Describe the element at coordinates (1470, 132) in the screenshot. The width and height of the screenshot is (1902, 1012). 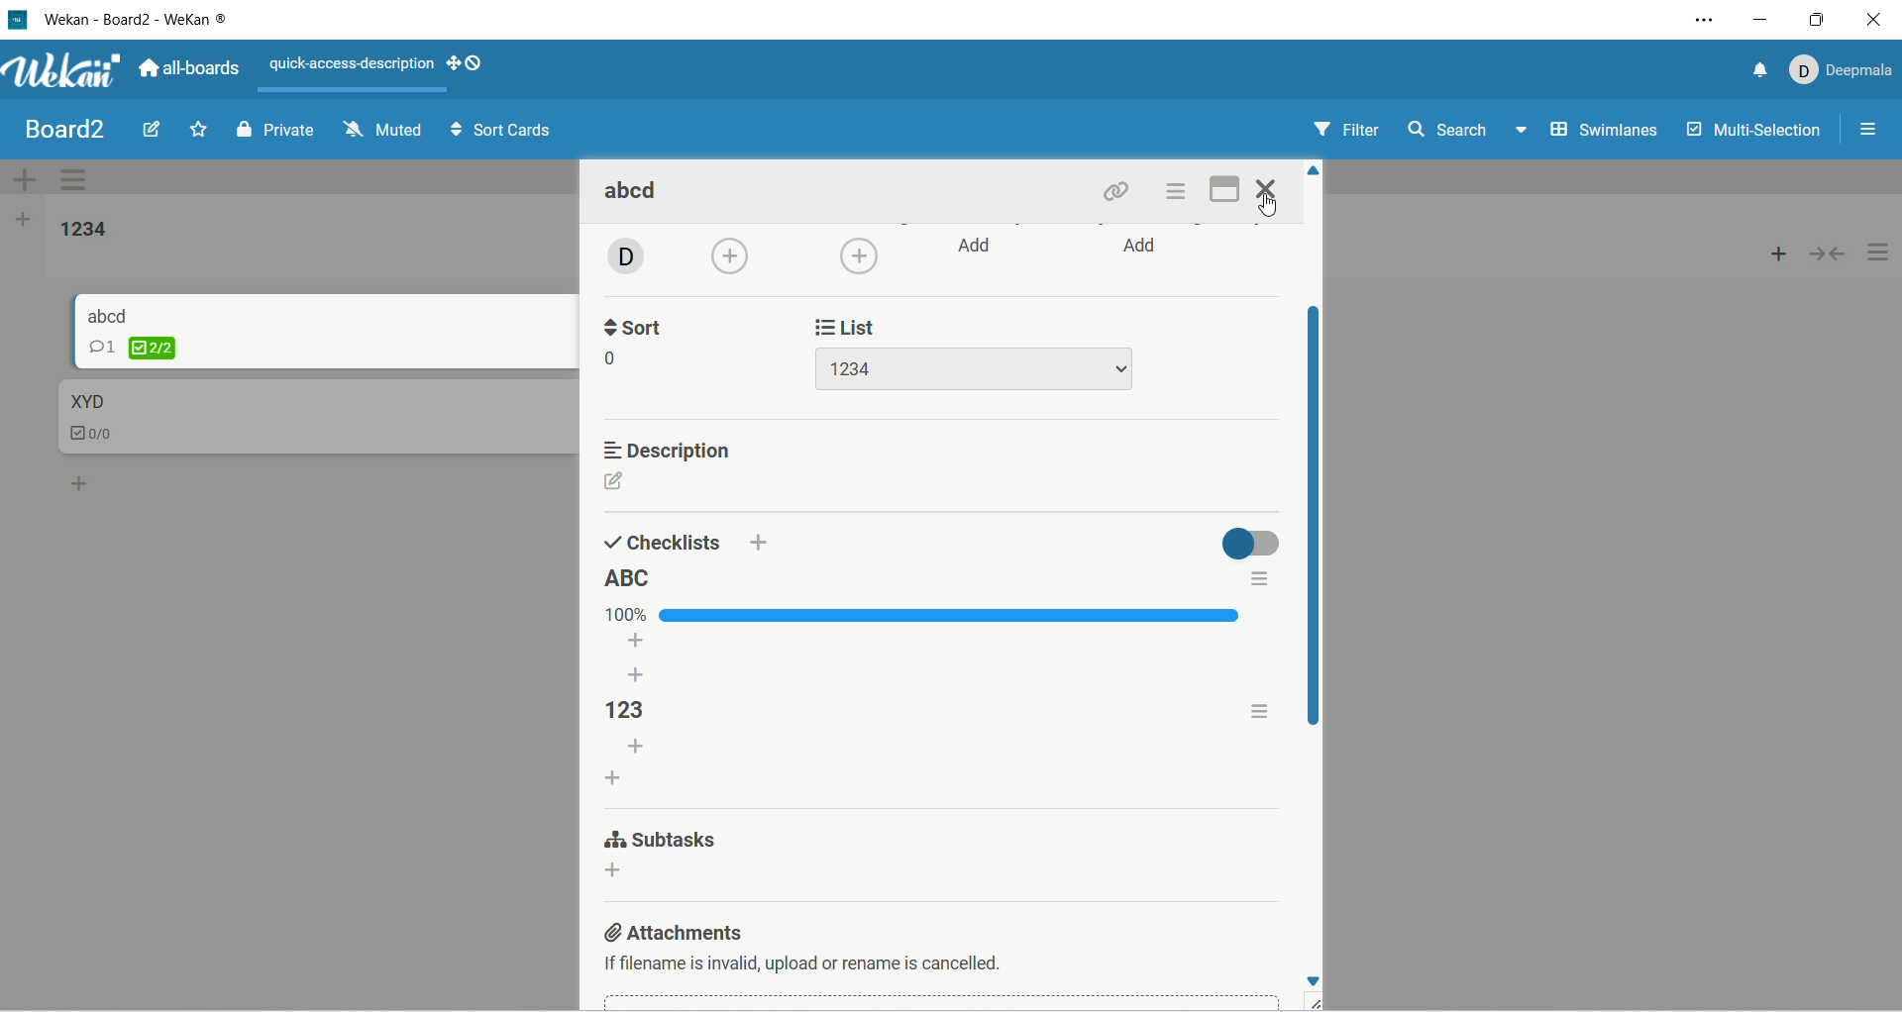
I see `search` at that location.